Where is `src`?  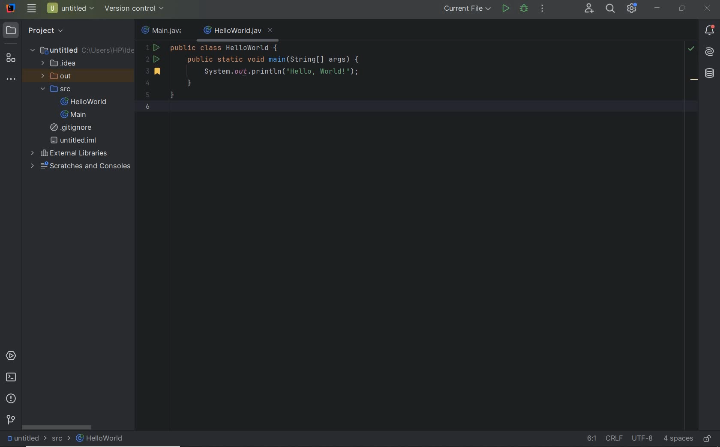
src is located at coordinates (56, 89).